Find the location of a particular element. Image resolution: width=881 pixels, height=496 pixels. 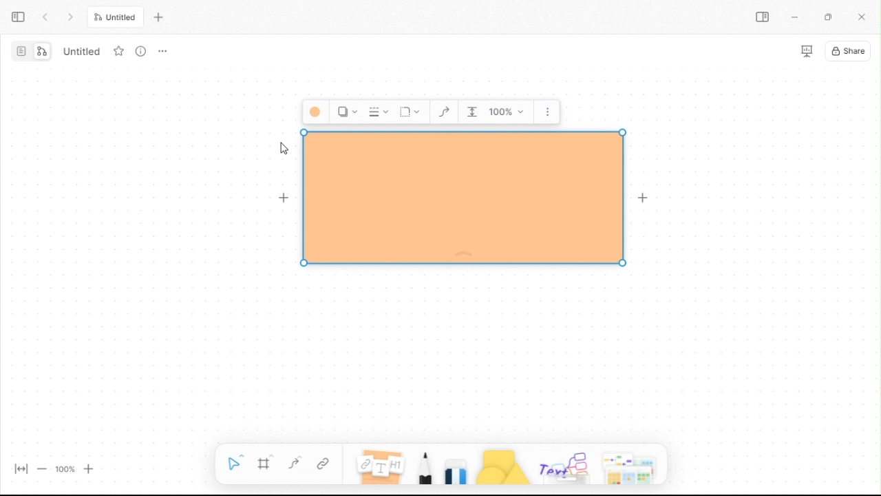

frame is located at coordinates (264, 465).